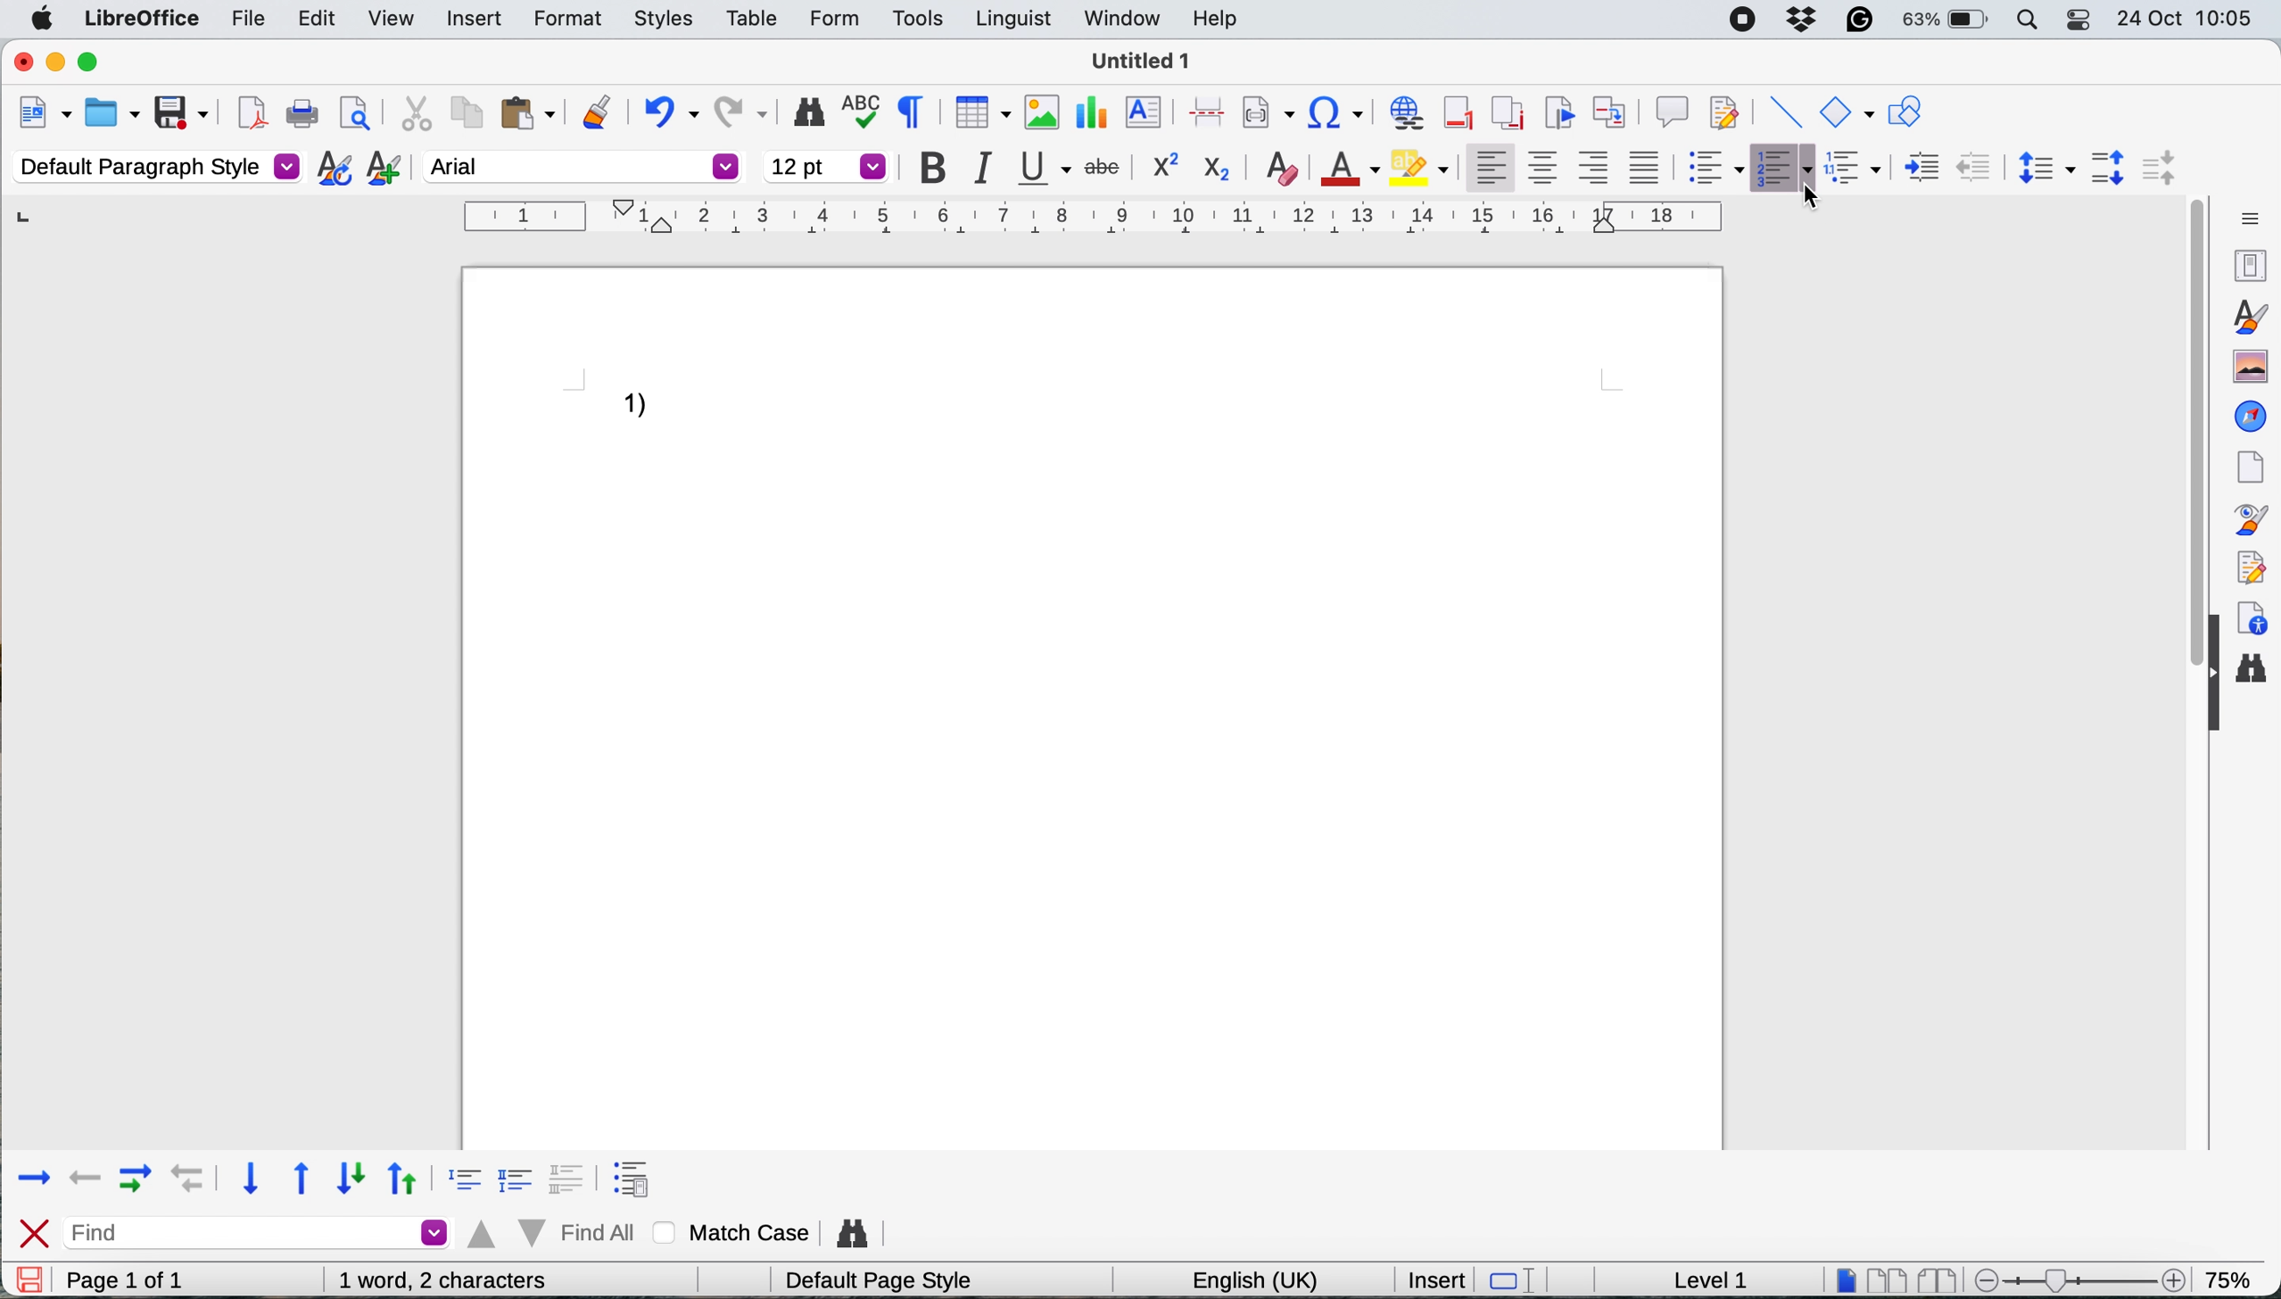 This screenshot has height=1299, width=2281. I want to click on toggle ordered list, so click(1782, 168).